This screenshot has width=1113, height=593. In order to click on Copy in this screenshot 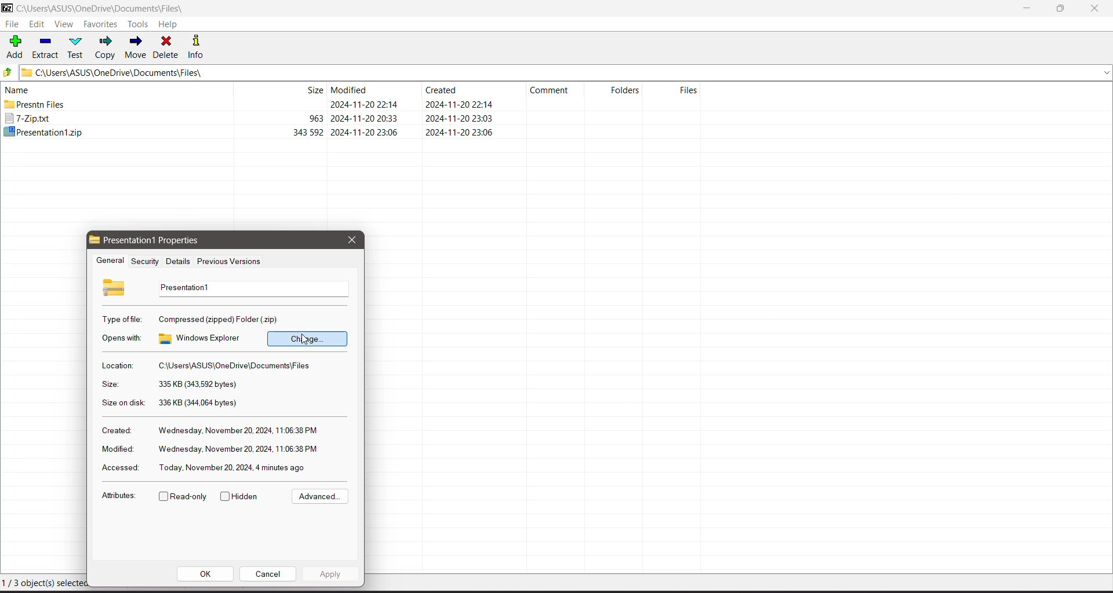, I will do `click(106, 47)`.